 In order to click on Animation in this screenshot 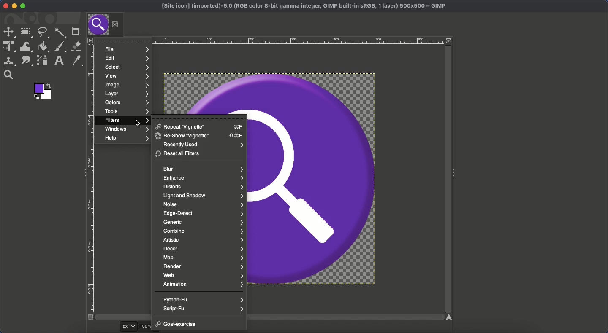, I will do `click(203, 284)`.